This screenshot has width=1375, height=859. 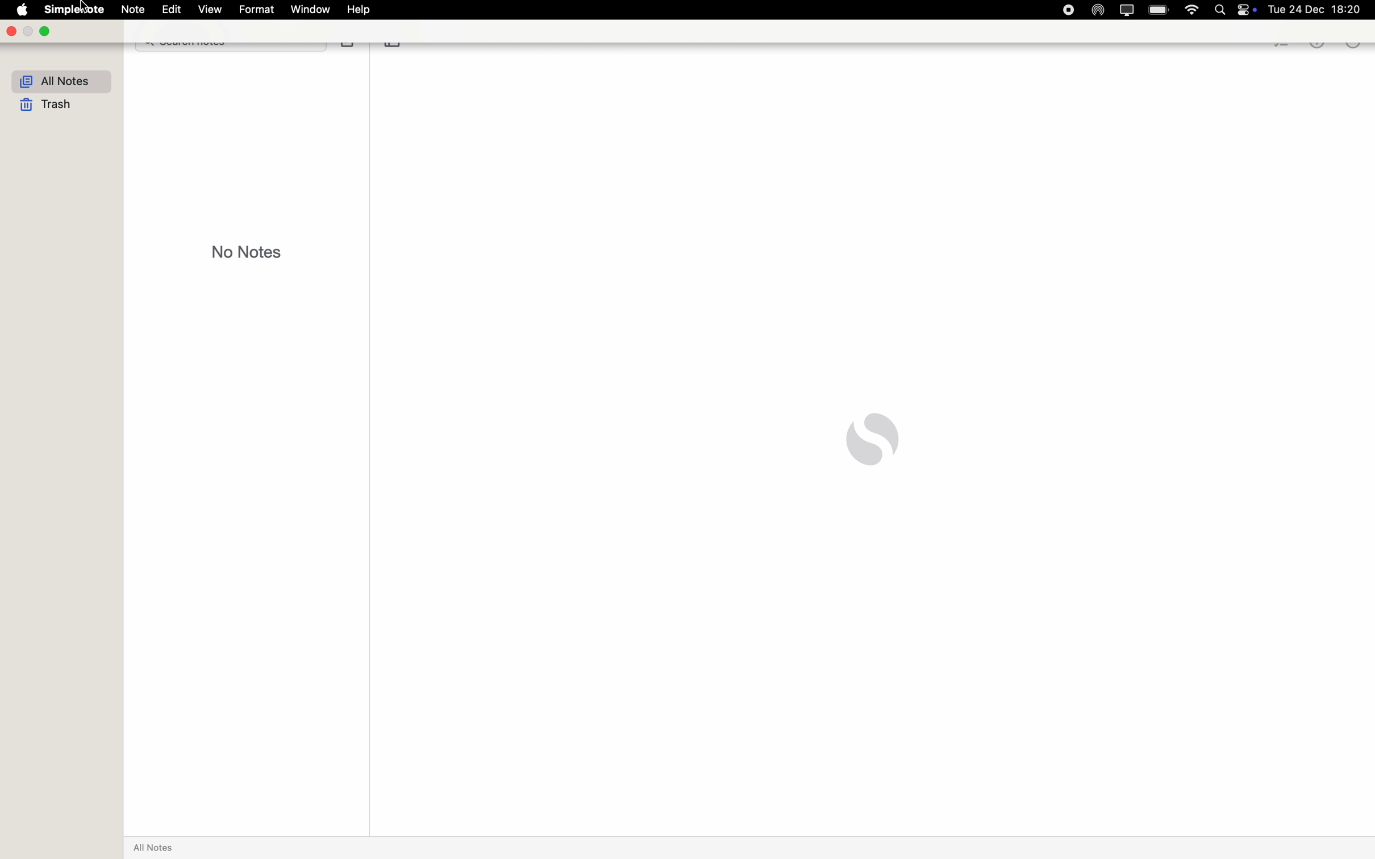 I want to click on no notes, so click(x=248, y=251).